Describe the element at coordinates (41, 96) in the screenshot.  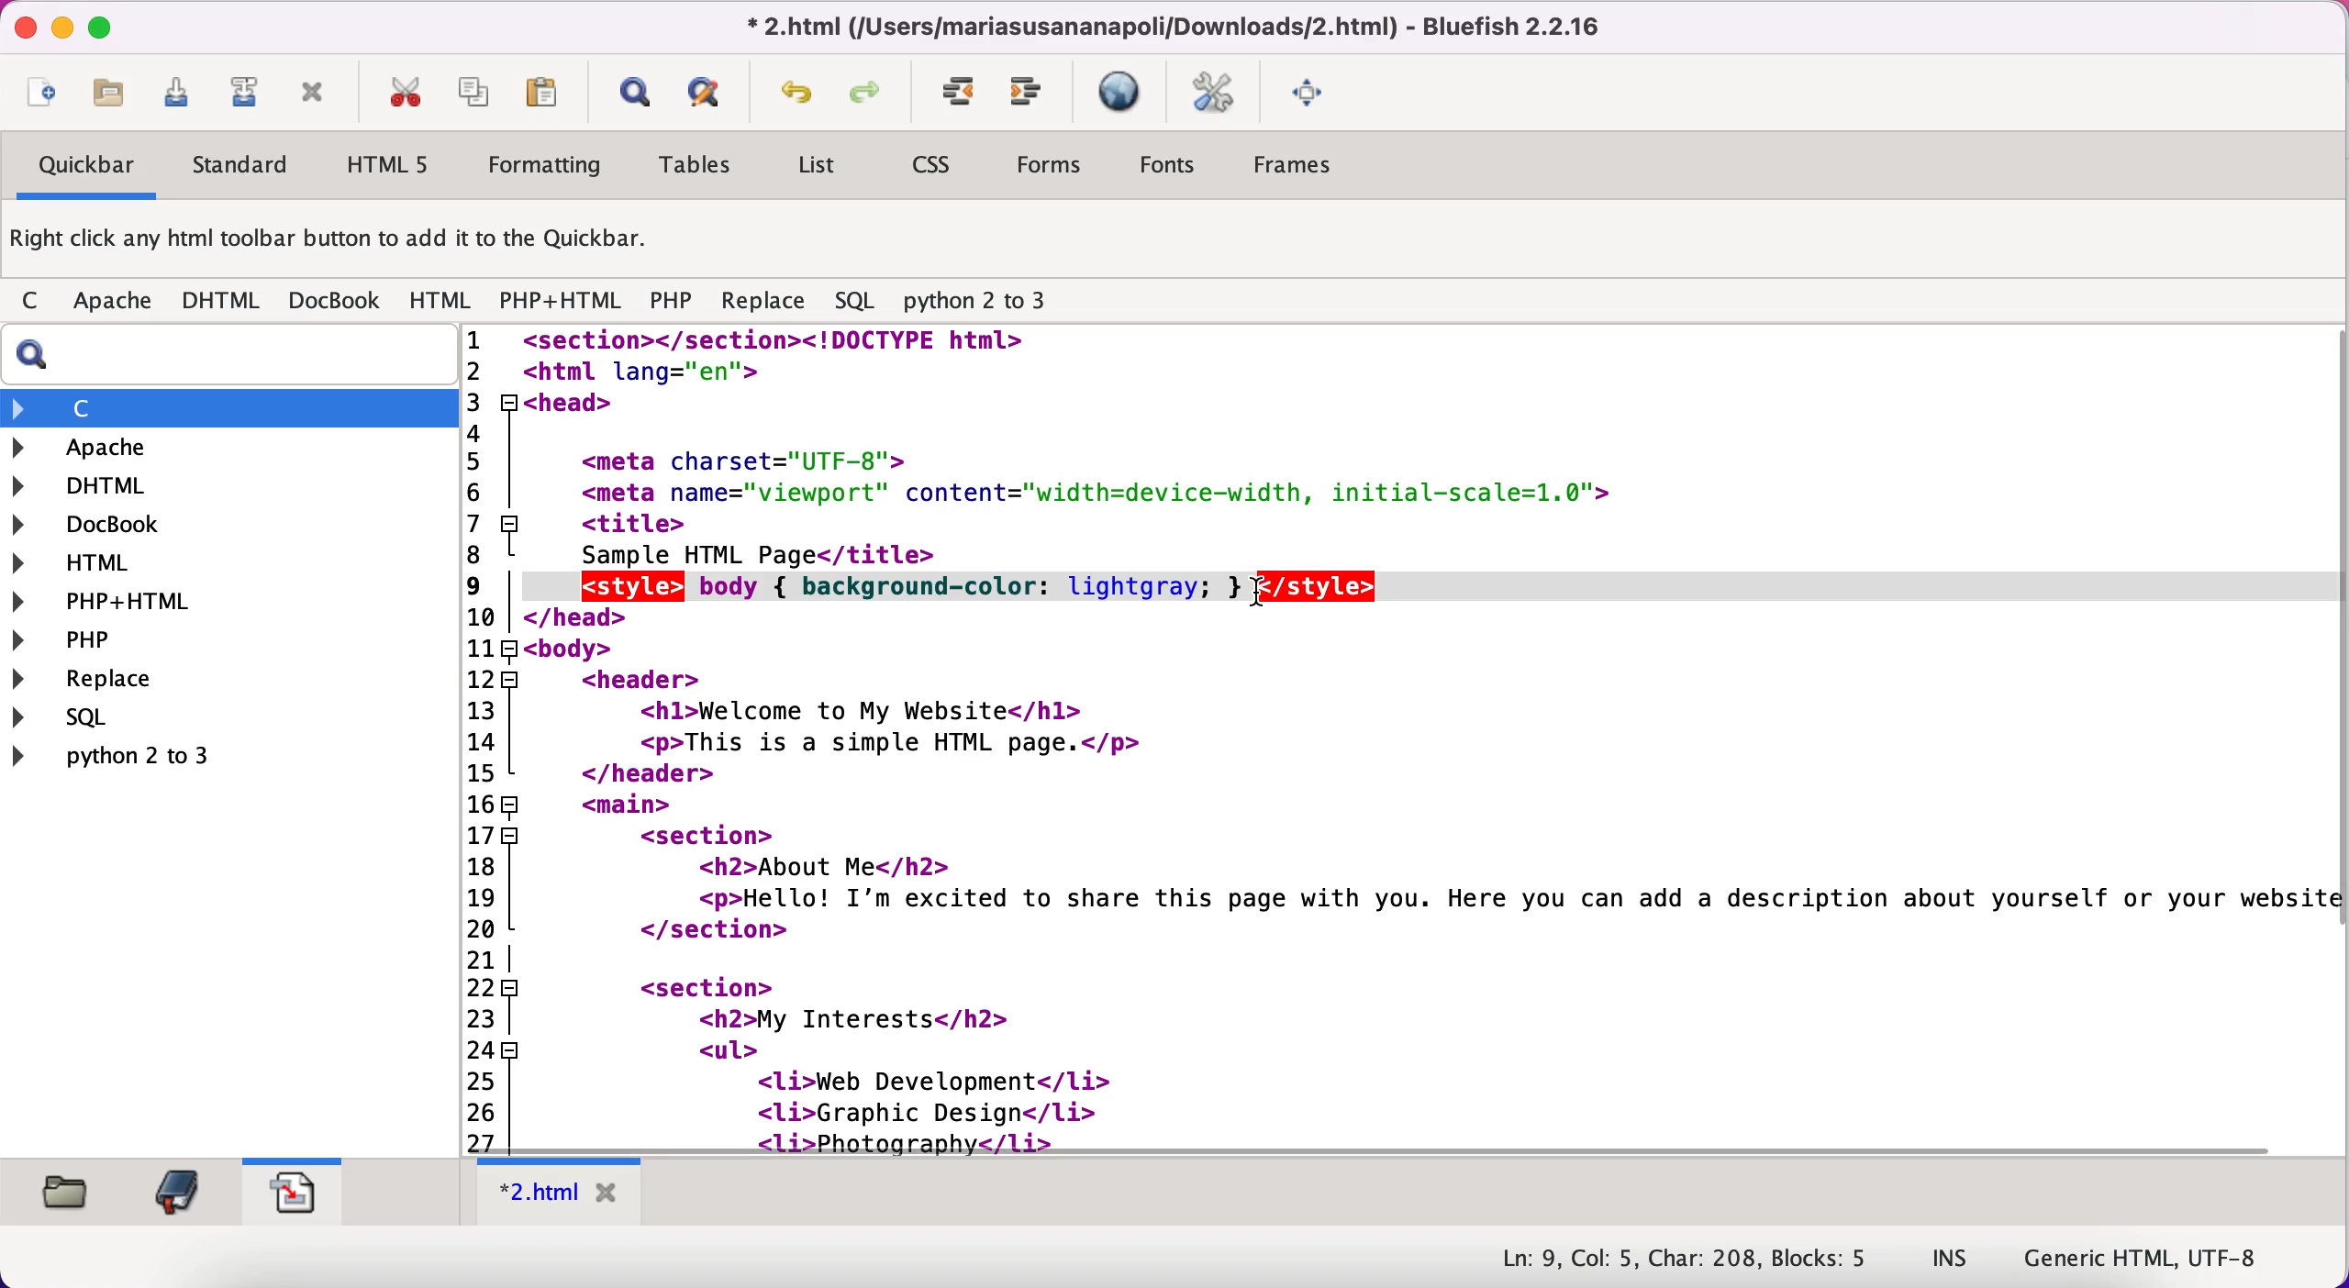
I see `new file` at that location.